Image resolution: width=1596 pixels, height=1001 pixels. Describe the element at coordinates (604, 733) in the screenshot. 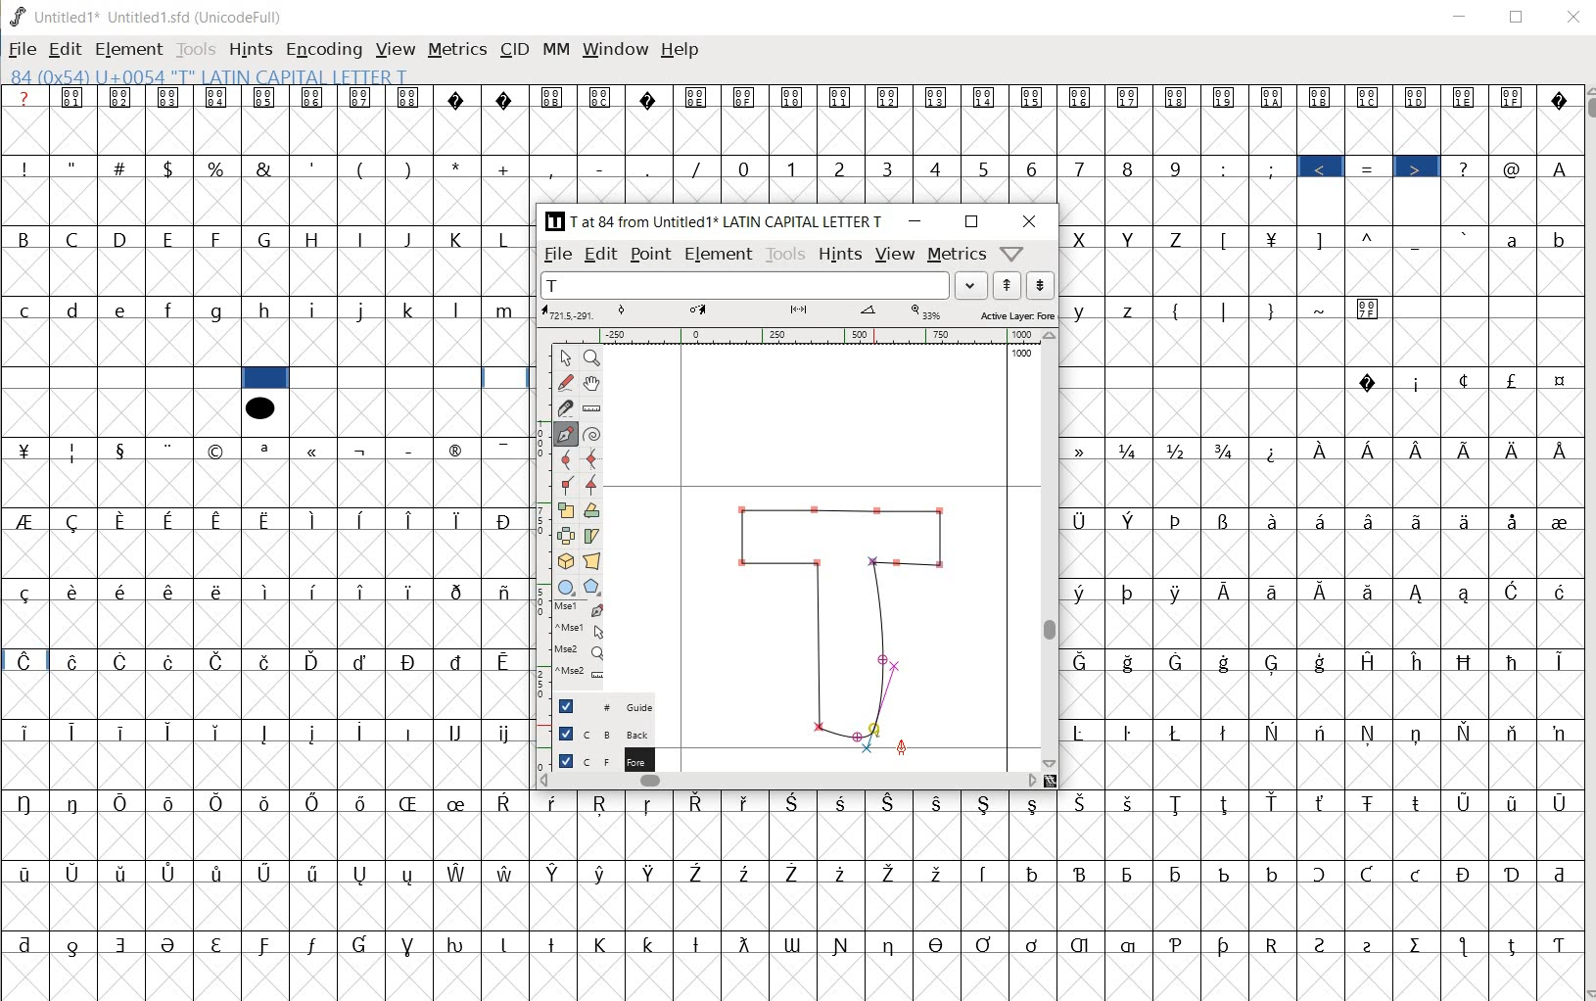

I see `background layer` at that location.